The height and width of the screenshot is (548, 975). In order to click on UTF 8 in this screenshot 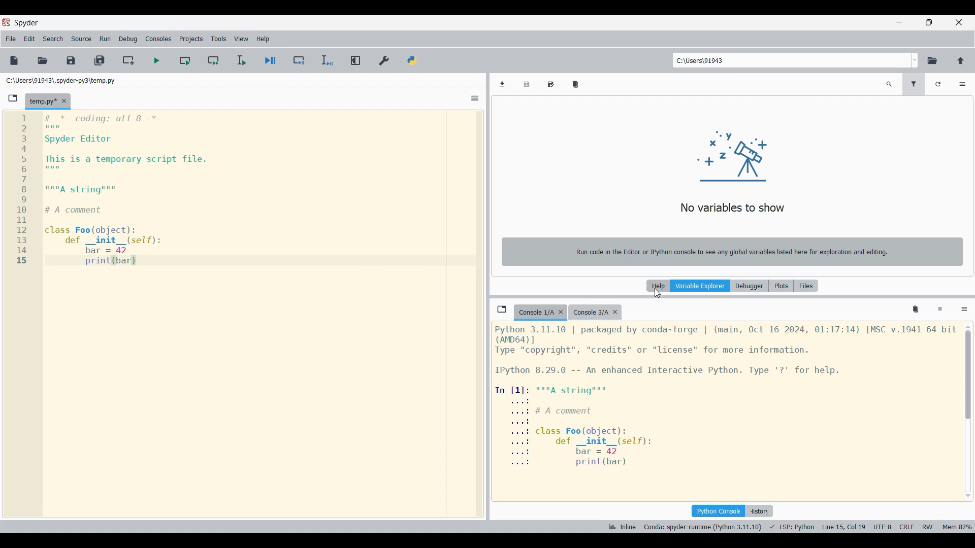, I will do `click(883, 526)`.